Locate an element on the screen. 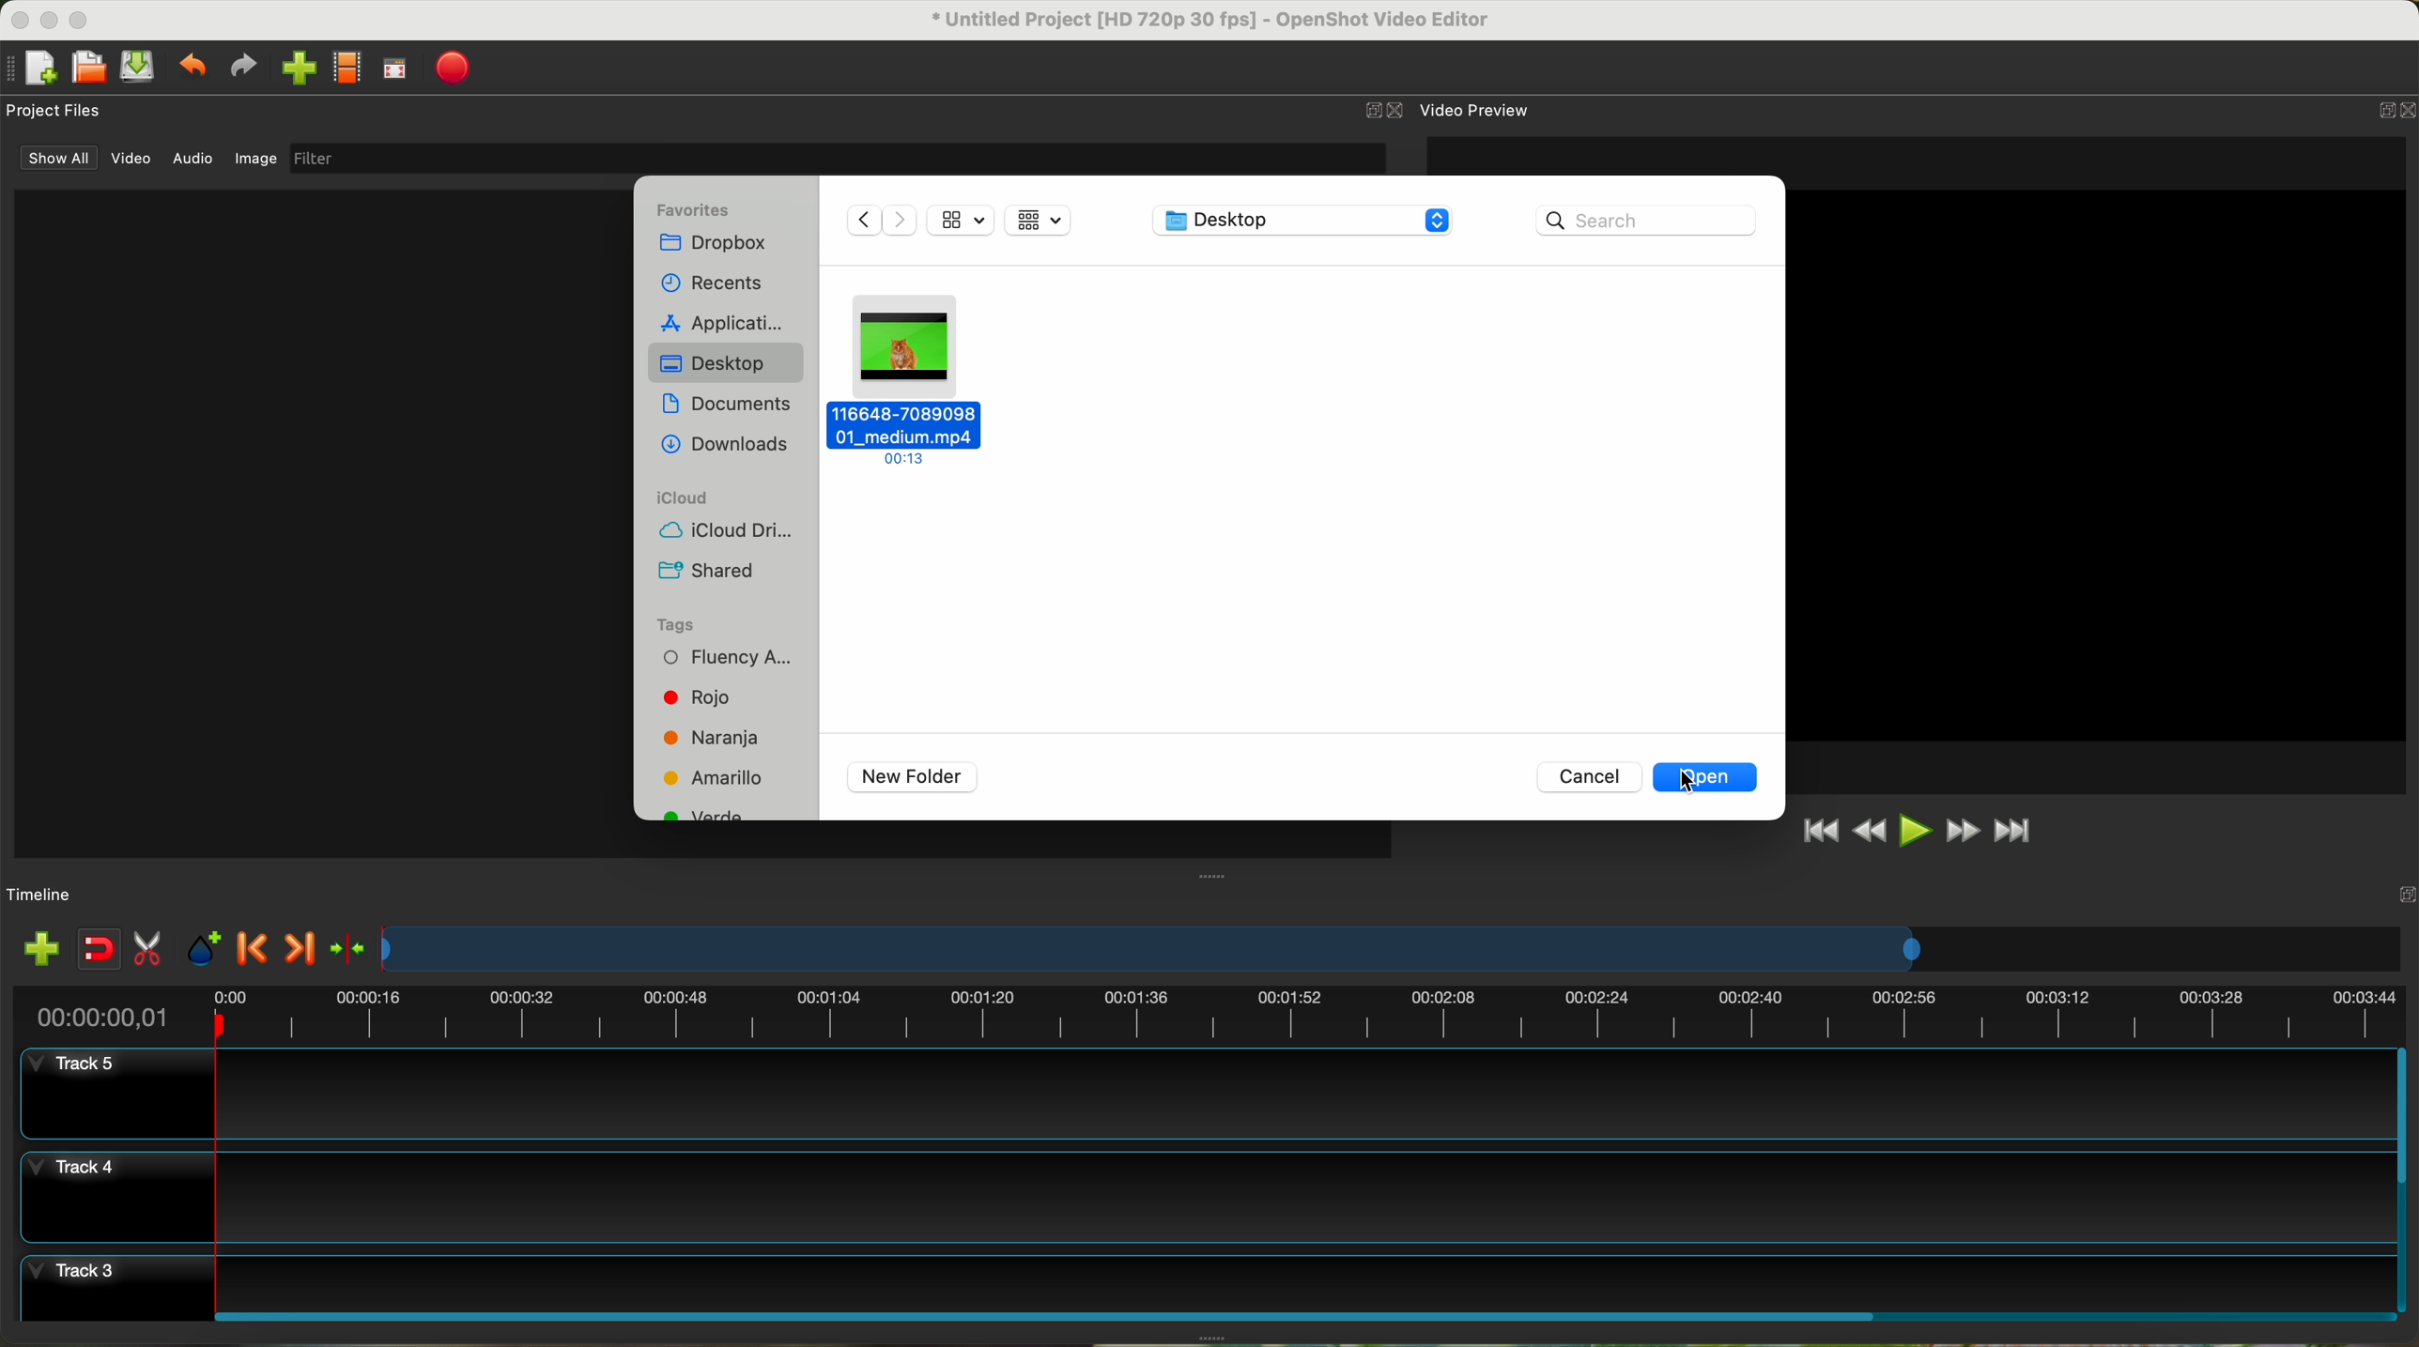  track 3 is located at coordinates (1205, 1278).